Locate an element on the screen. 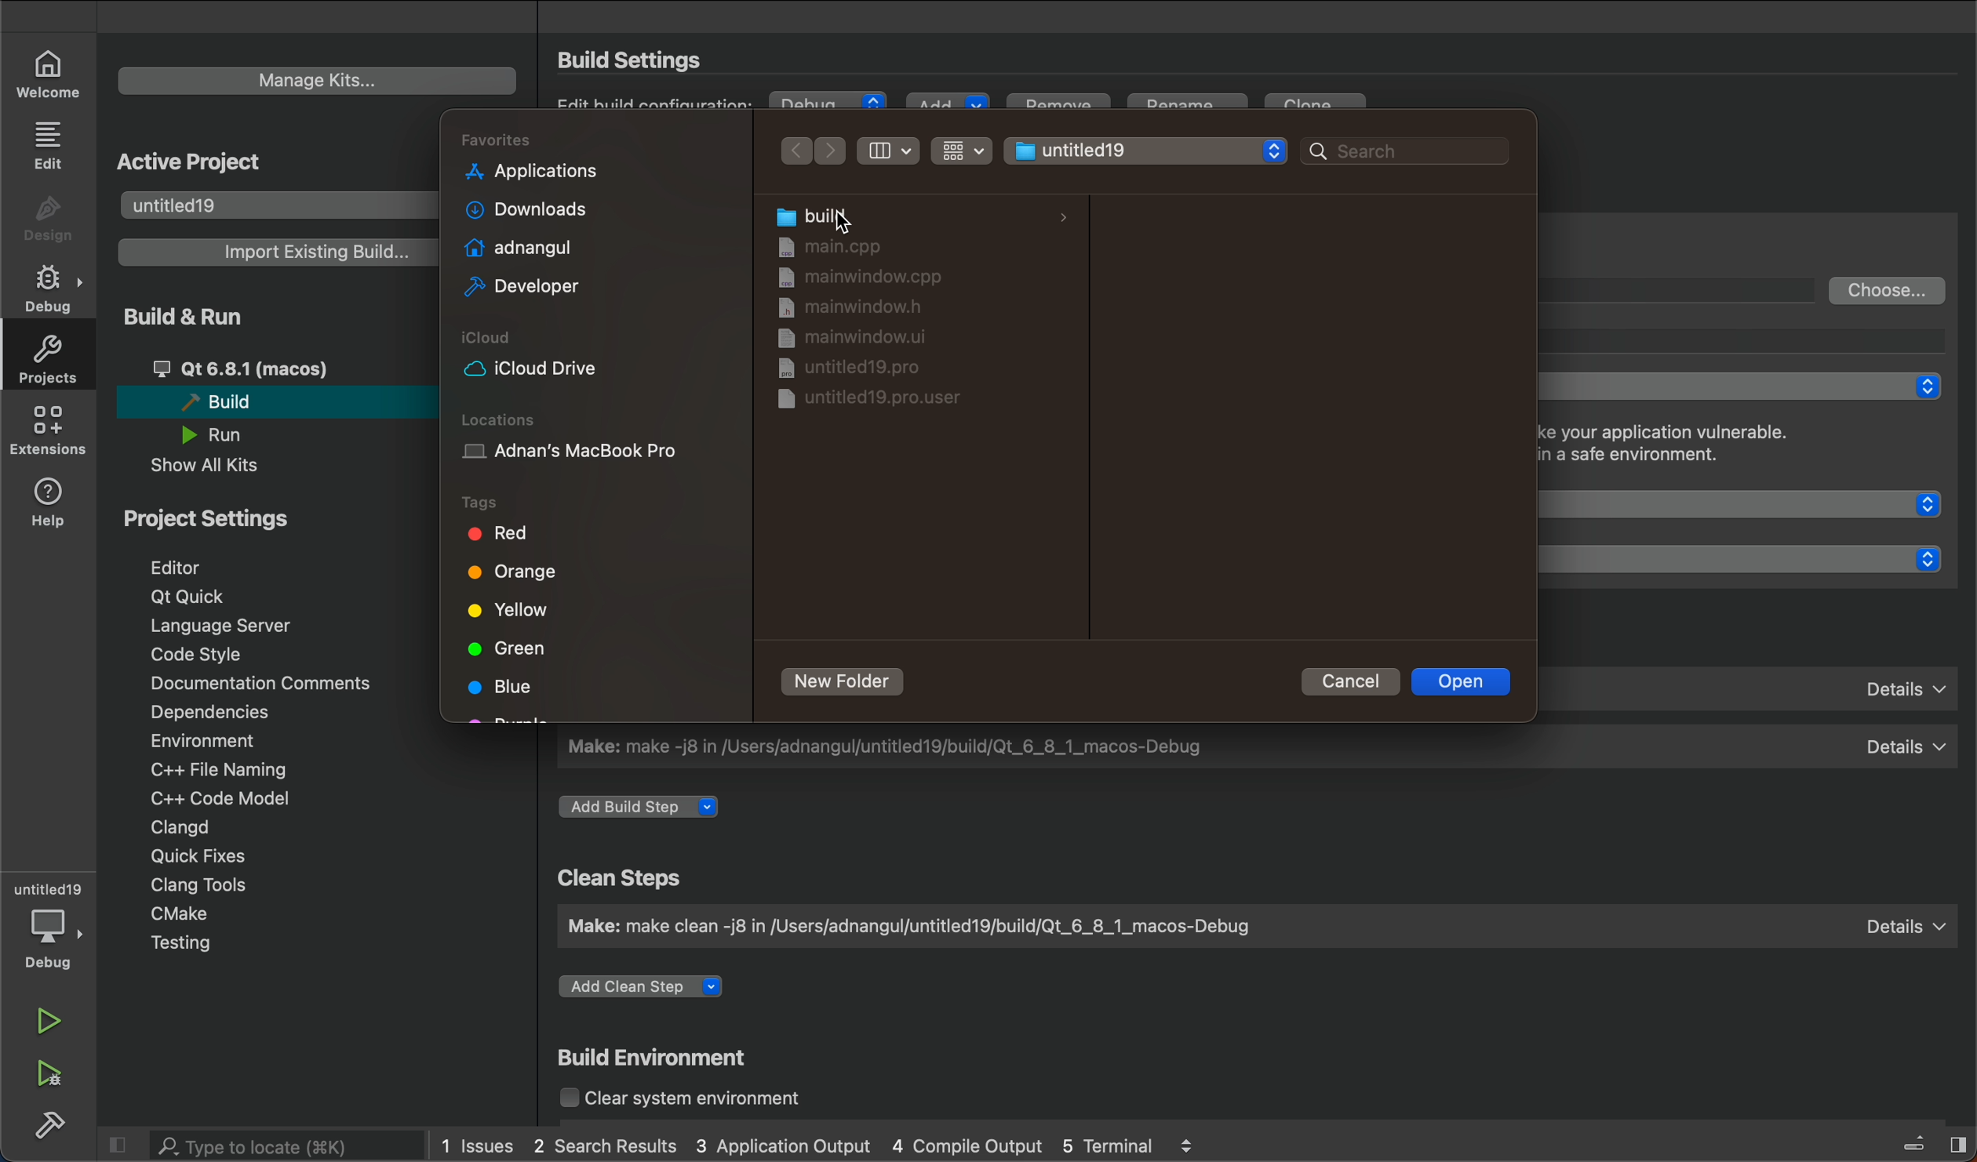  extensions is located at coordinates (47, 430).